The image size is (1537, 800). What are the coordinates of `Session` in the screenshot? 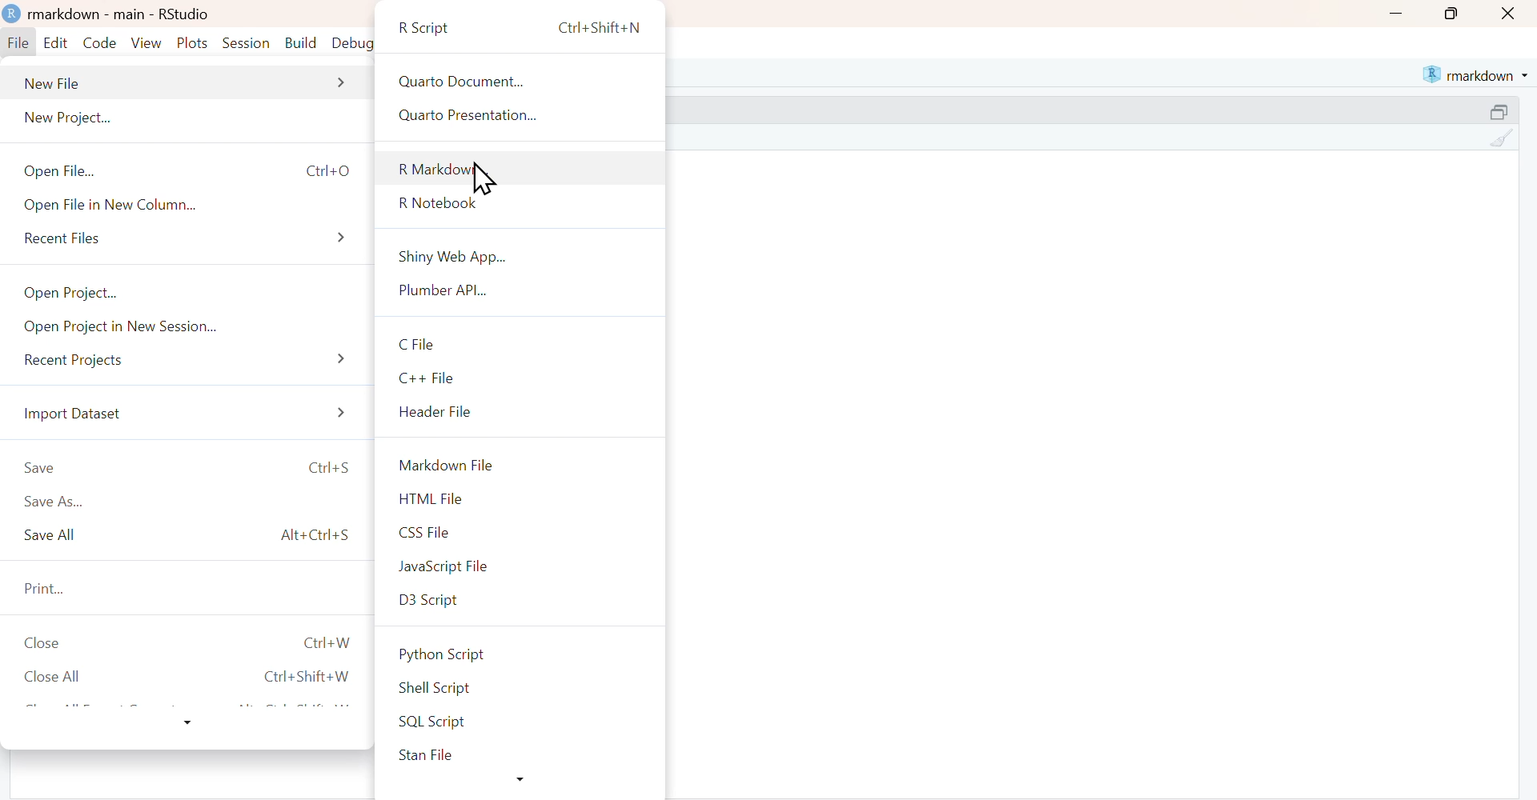 It's located at (247, 43).